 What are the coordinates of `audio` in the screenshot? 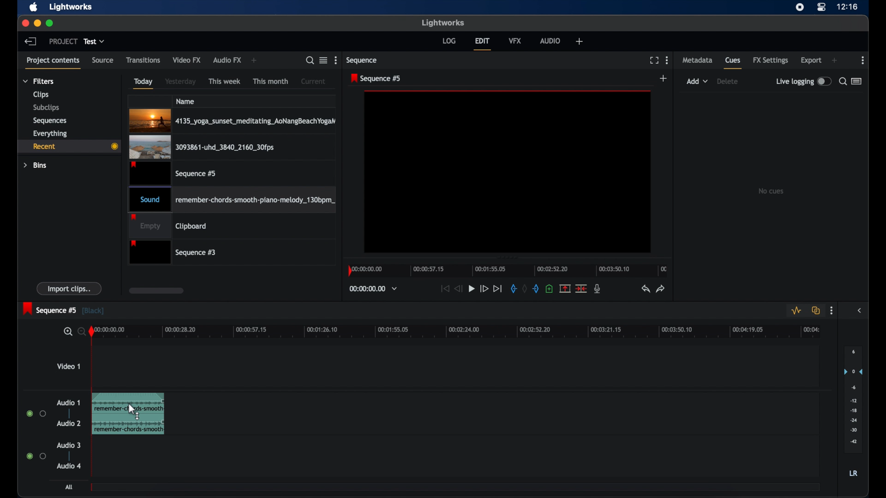 It's located at (550, 40).